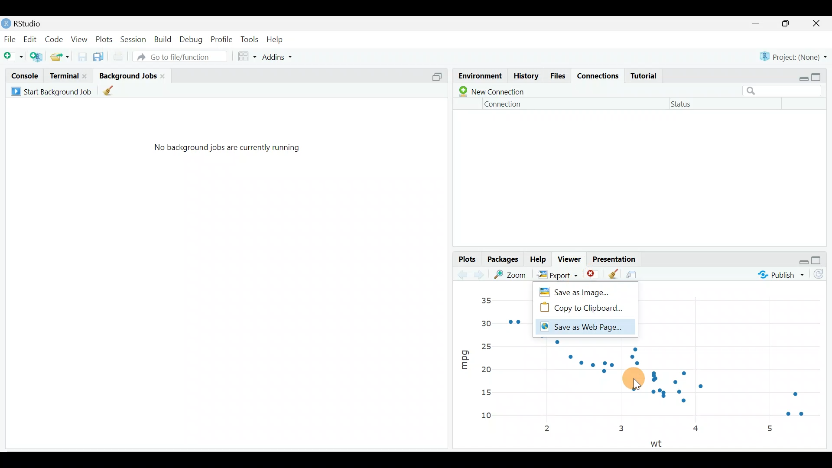 The image size is (832, 468). What do you see at coordinates (584, 308) in the screenshot?
I see `Copy to clipboard` at bounding box center [584, 308].